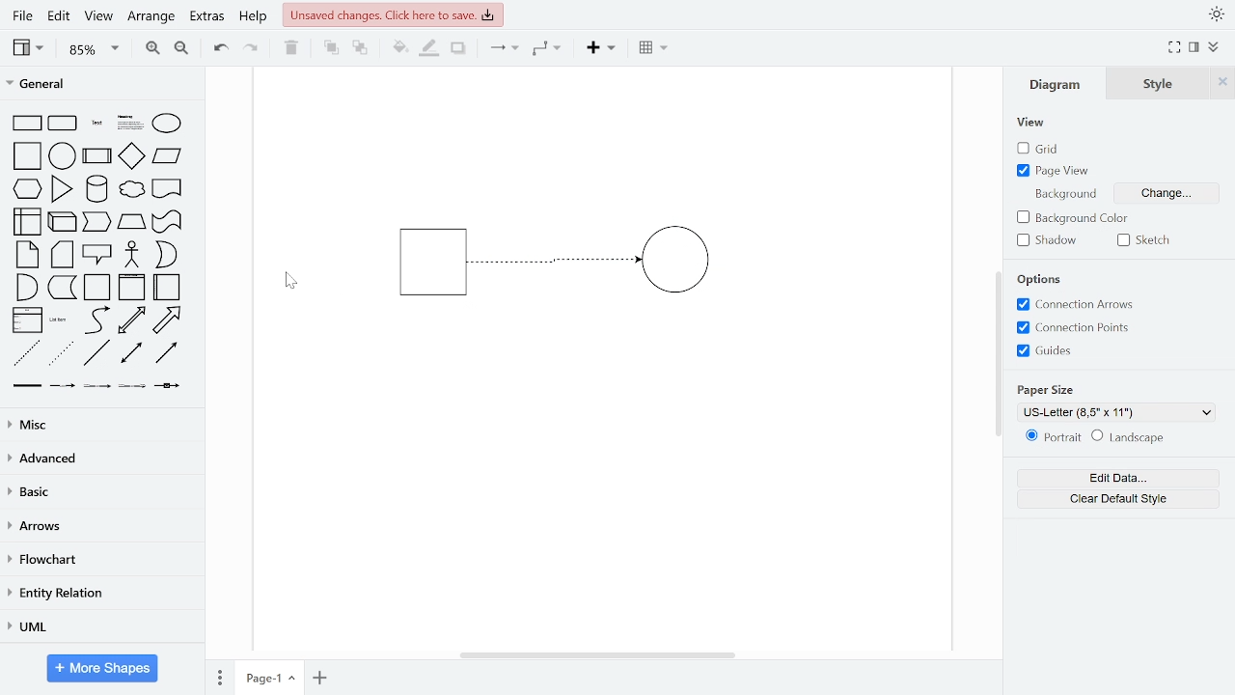  I want to click on more shapes, so click(103, 670).